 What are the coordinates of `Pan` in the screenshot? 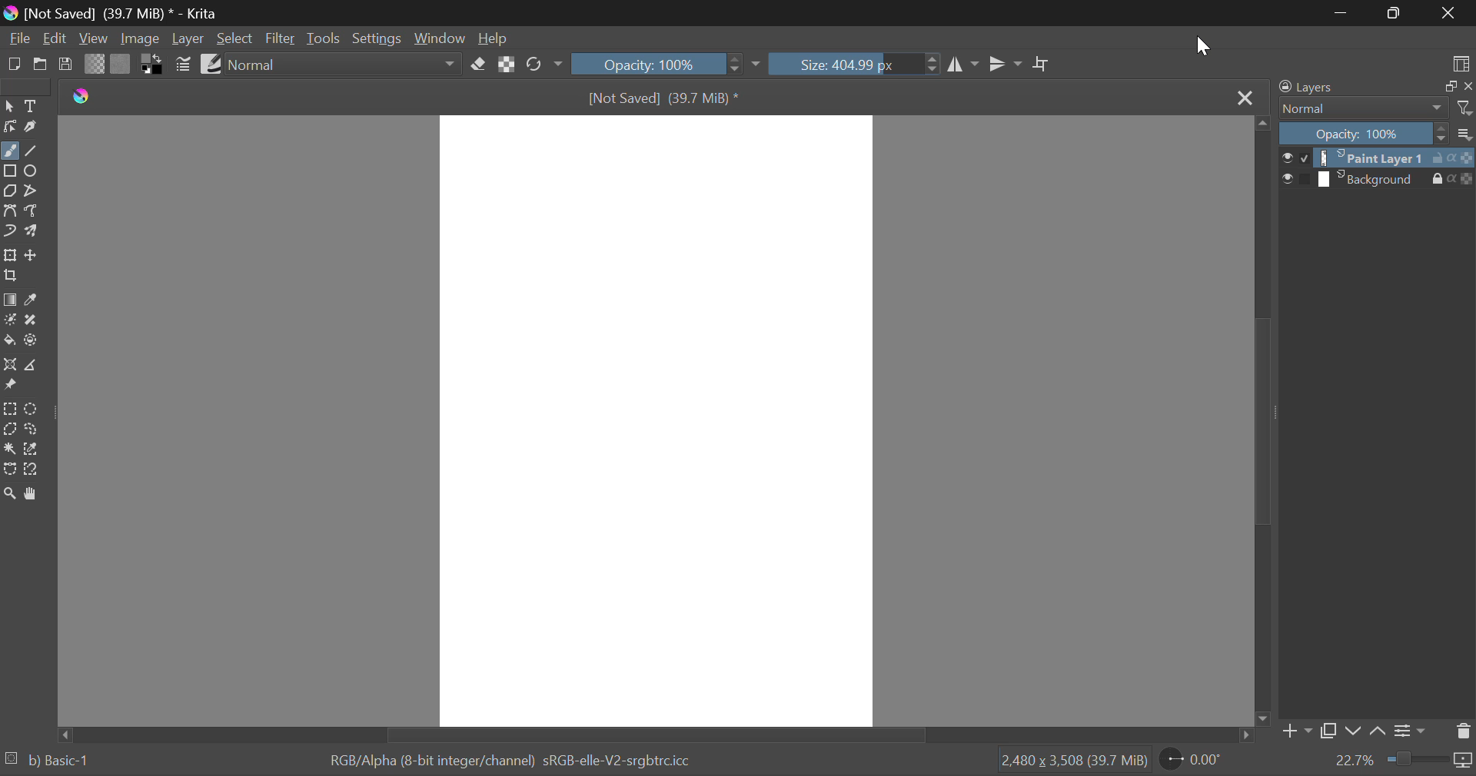 It's located at (33, 492).